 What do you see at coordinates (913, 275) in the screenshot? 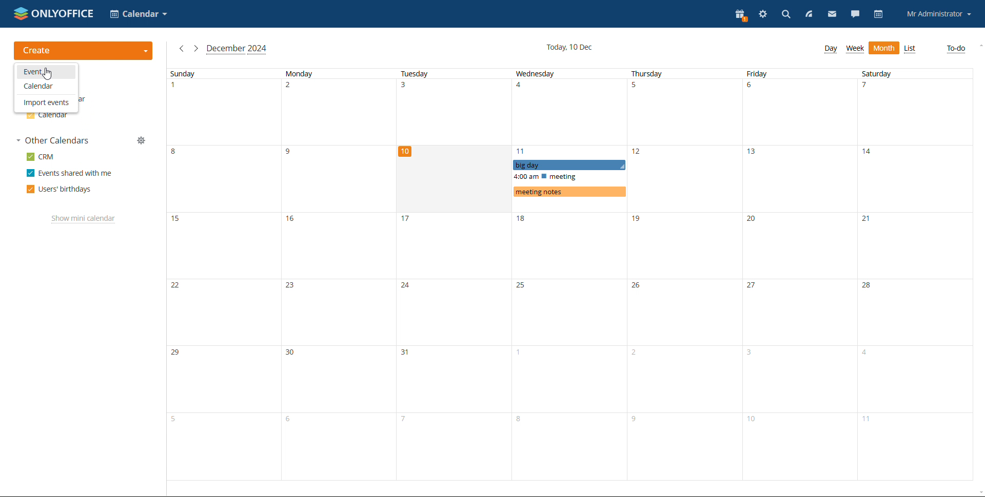
I see `saturday` at bounding box center [913, 275].